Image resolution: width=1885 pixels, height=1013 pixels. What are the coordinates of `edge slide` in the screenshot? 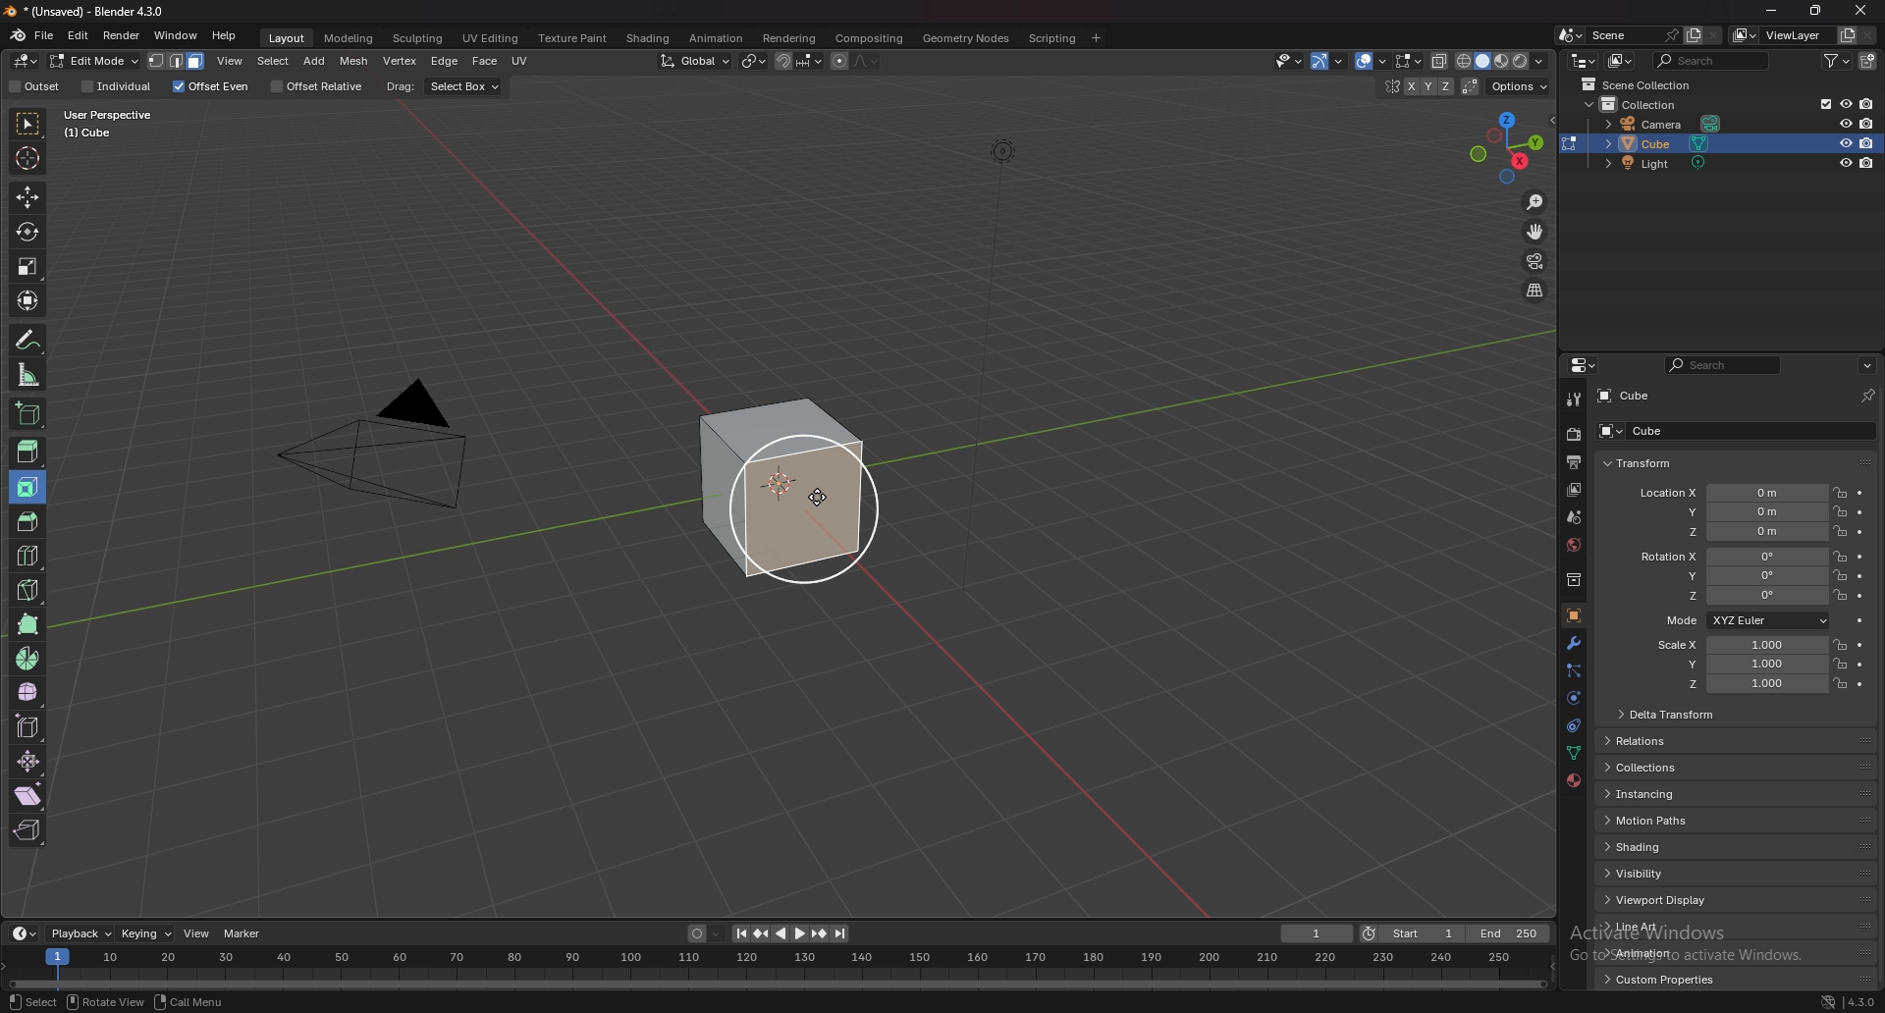 It's located at (30, 726).